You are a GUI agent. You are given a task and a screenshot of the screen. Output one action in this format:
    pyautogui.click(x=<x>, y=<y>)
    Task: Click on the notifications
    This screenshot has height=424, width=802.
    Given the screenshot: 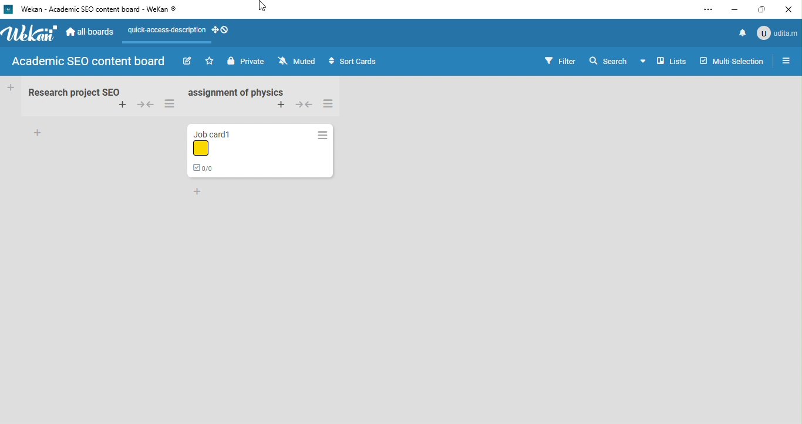 What is the action you would take?
    pyautogui.click(x=743, y=31)
    